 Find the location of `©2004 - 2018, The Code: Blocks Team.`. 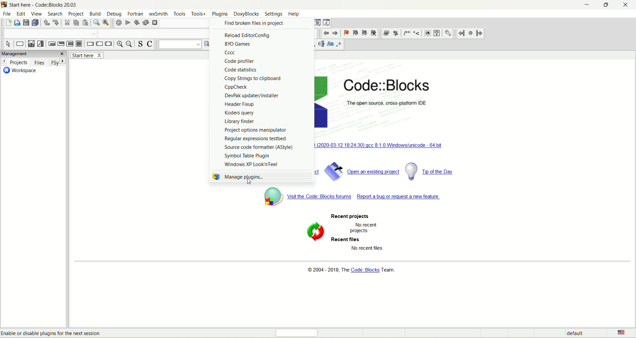

©2004 - 2018, The Code: Blocks Team. is located at coordinates (352, 271).